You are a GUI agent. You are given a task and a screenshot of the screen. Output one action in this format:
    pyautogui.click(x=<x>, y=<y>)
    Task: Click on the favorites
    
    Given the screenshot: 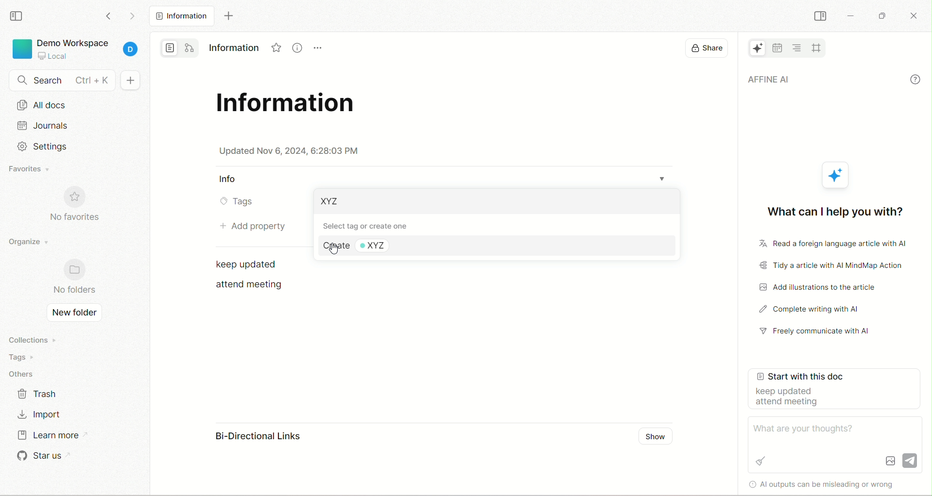 What is the action you would take?
    pyautogui.click(x=30, y=169)
    